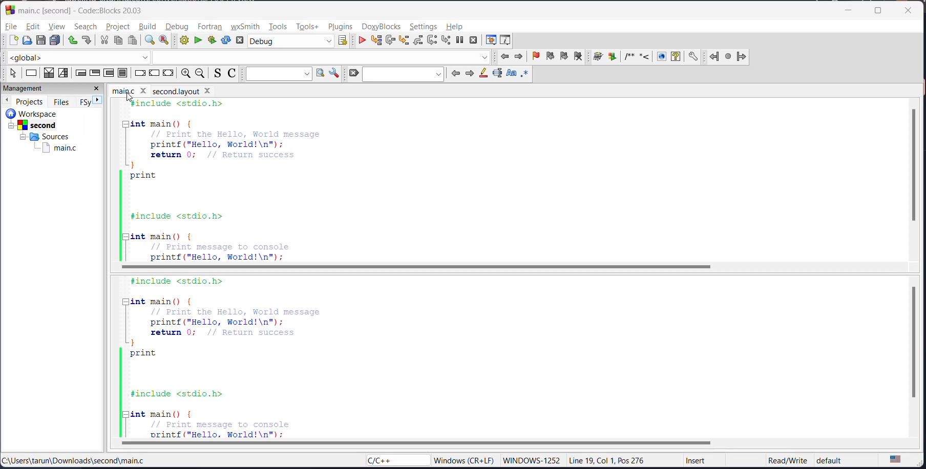  Describe the element at coordinates (404, 41) in the screenshot. I see `step into` at that location.